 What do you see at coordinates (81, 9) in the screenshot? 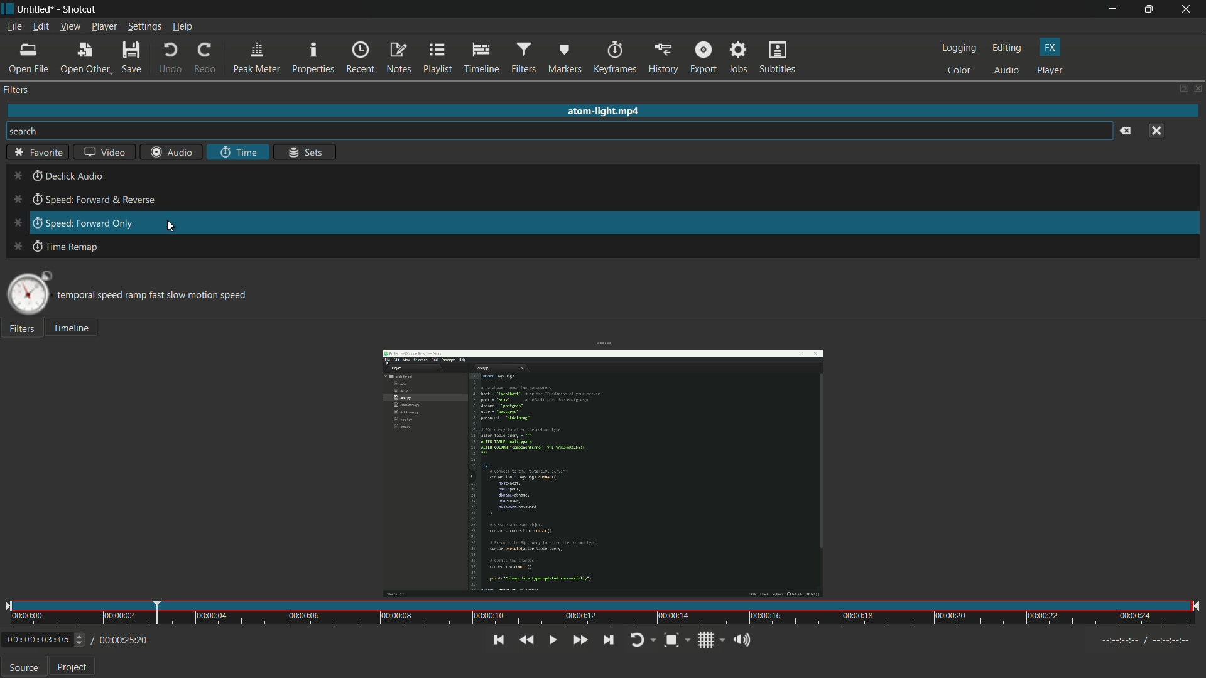
I see `Shotcut` at bounding box center [81, 9].